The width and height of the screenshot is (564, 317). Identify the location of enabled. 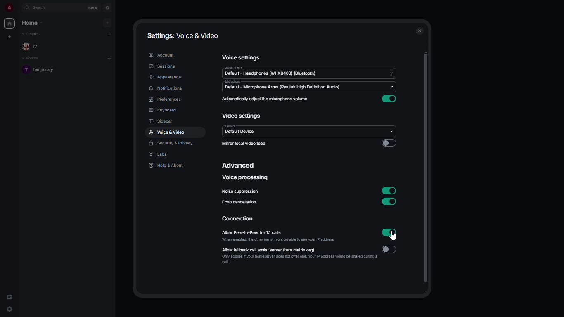
(390, 99).